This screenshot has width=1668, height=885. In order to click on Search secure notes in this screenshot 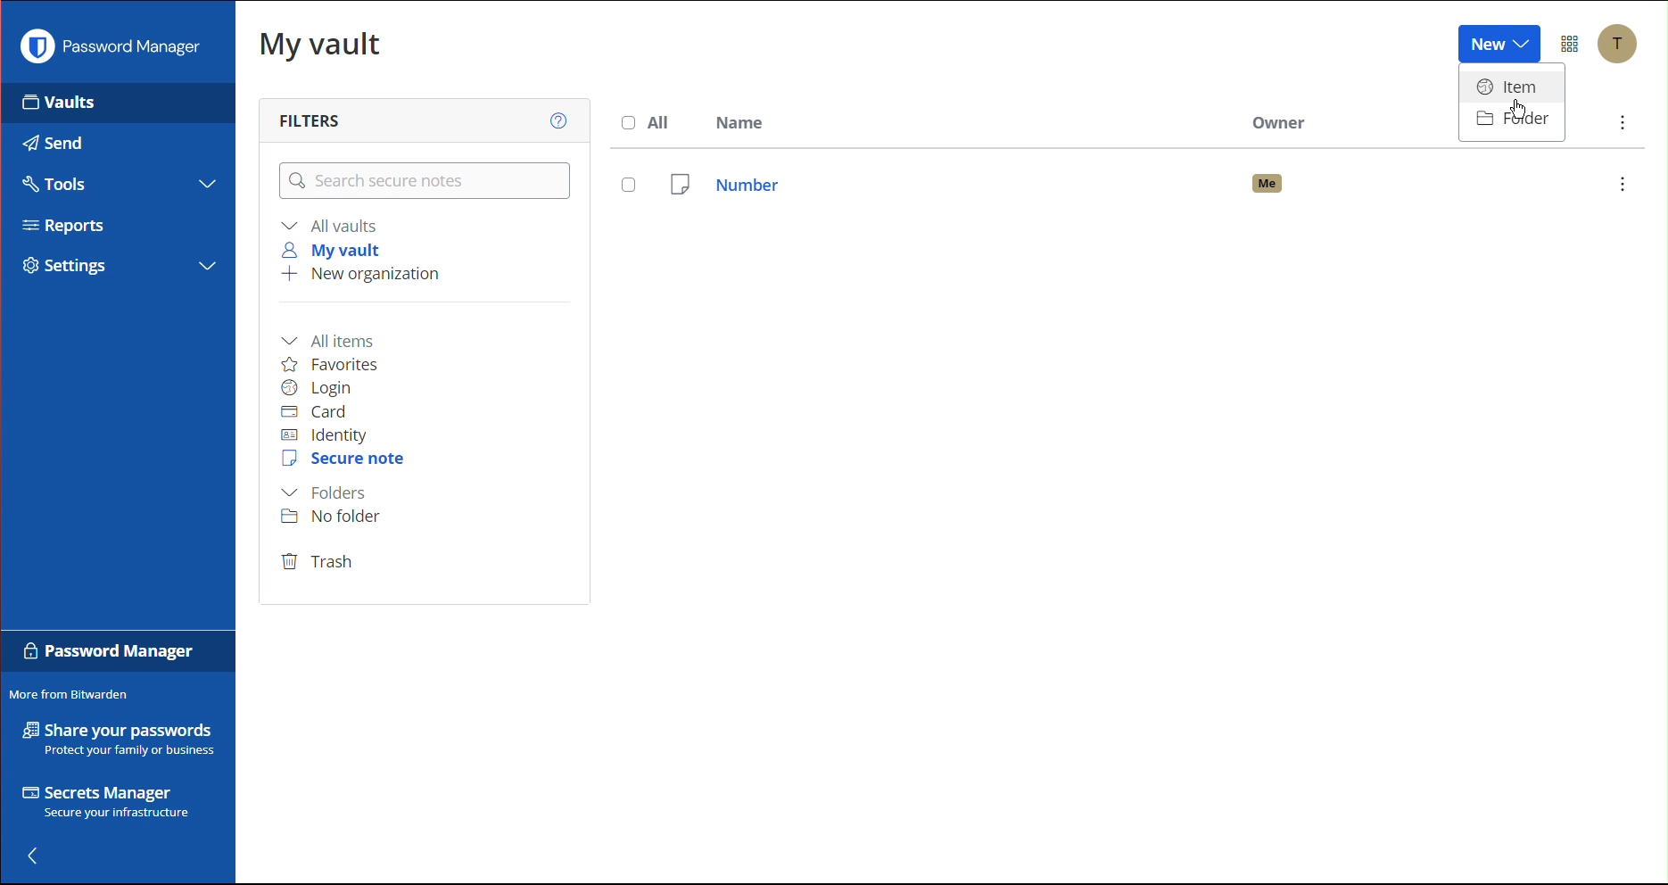, I will do `click(423, 181)`.